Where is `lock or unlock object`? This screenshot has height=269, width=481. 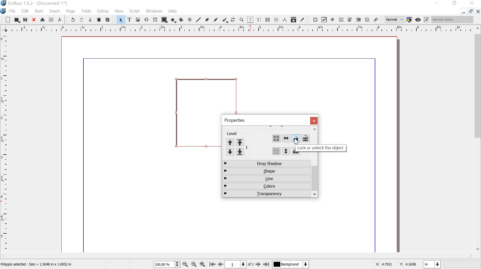 lock or unlock object is located at coordinates (296, 139).